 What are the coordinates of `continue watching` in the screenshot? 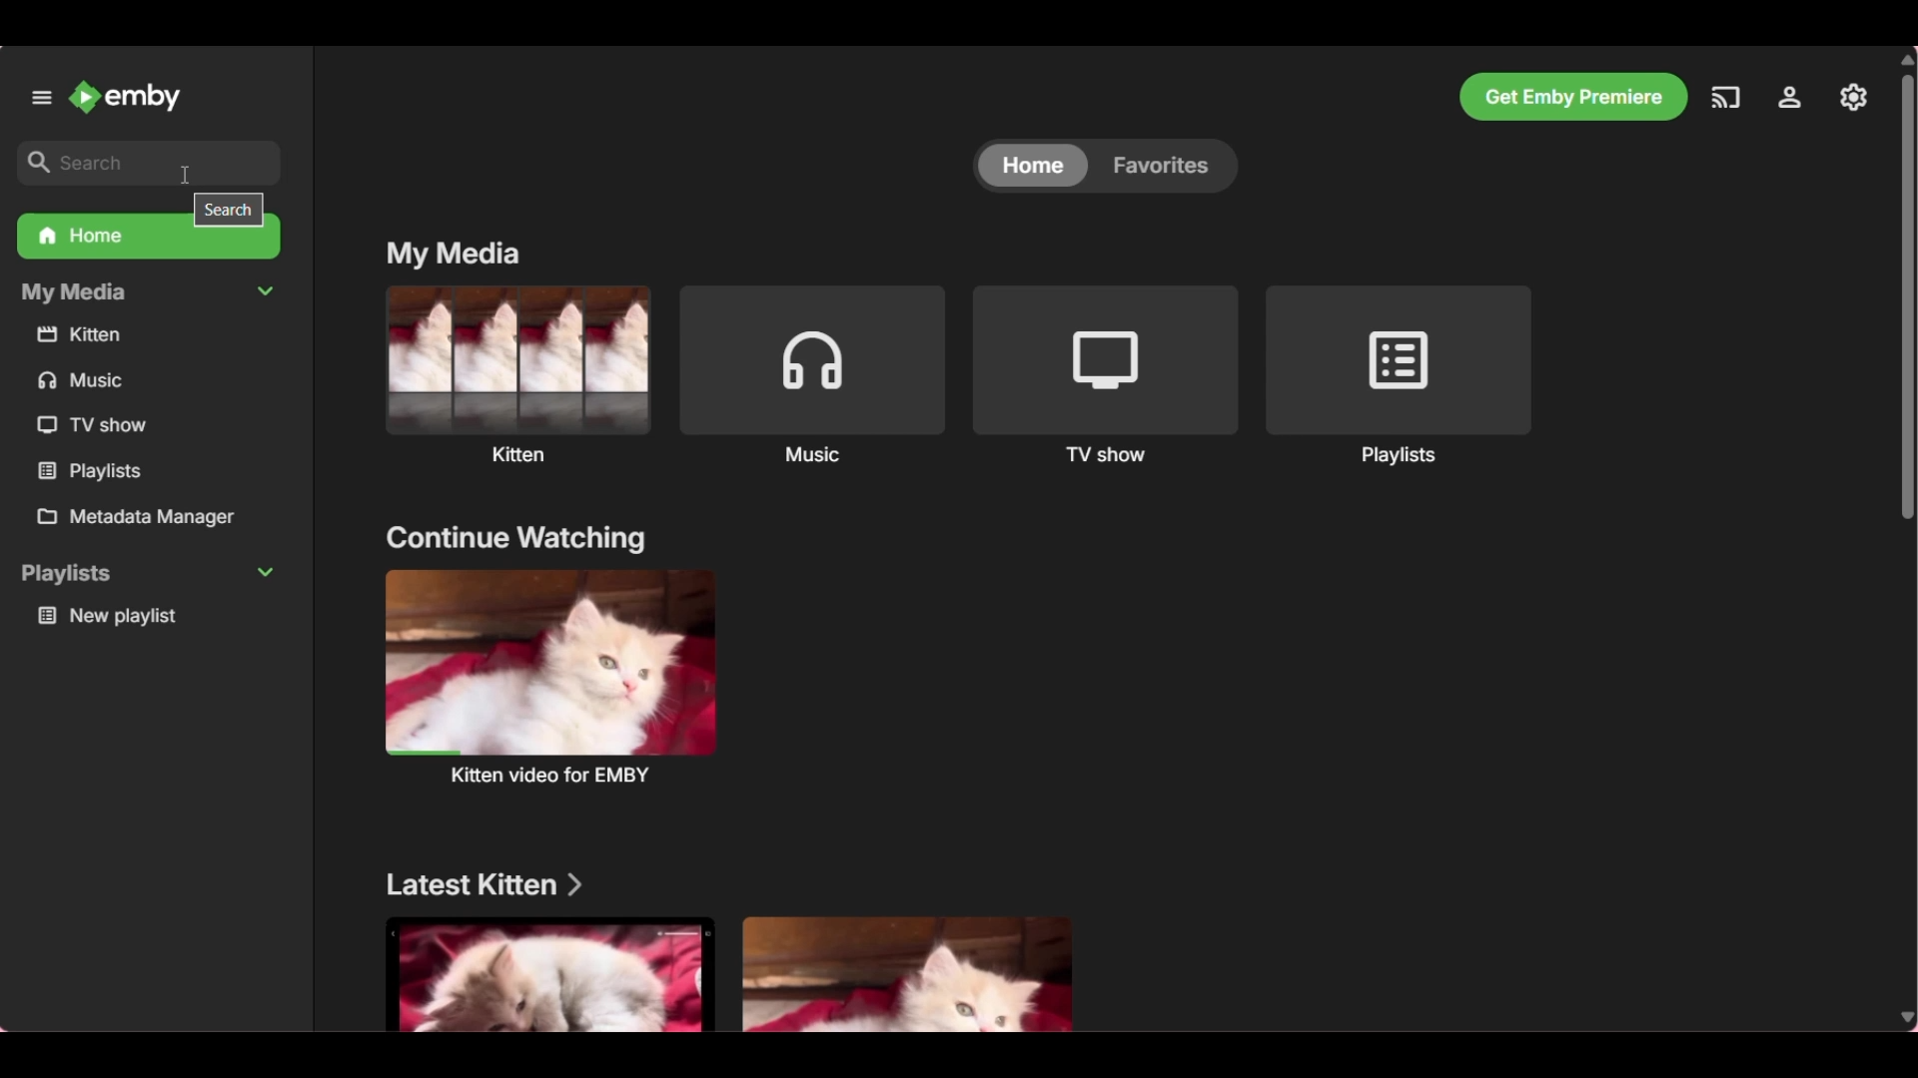 It's located at (515, 537).